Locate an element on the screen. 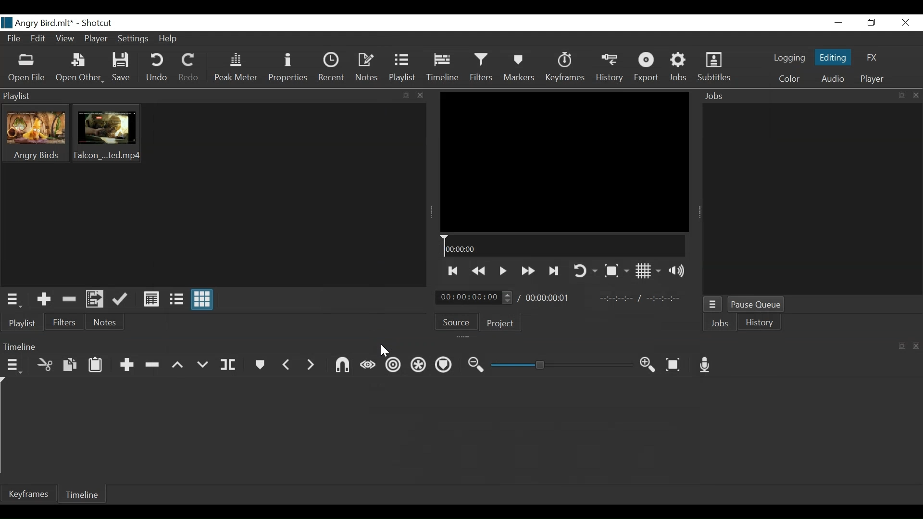 The width and height of the screenshot is (923, 519). Filters is located at coordinates (65, 321).